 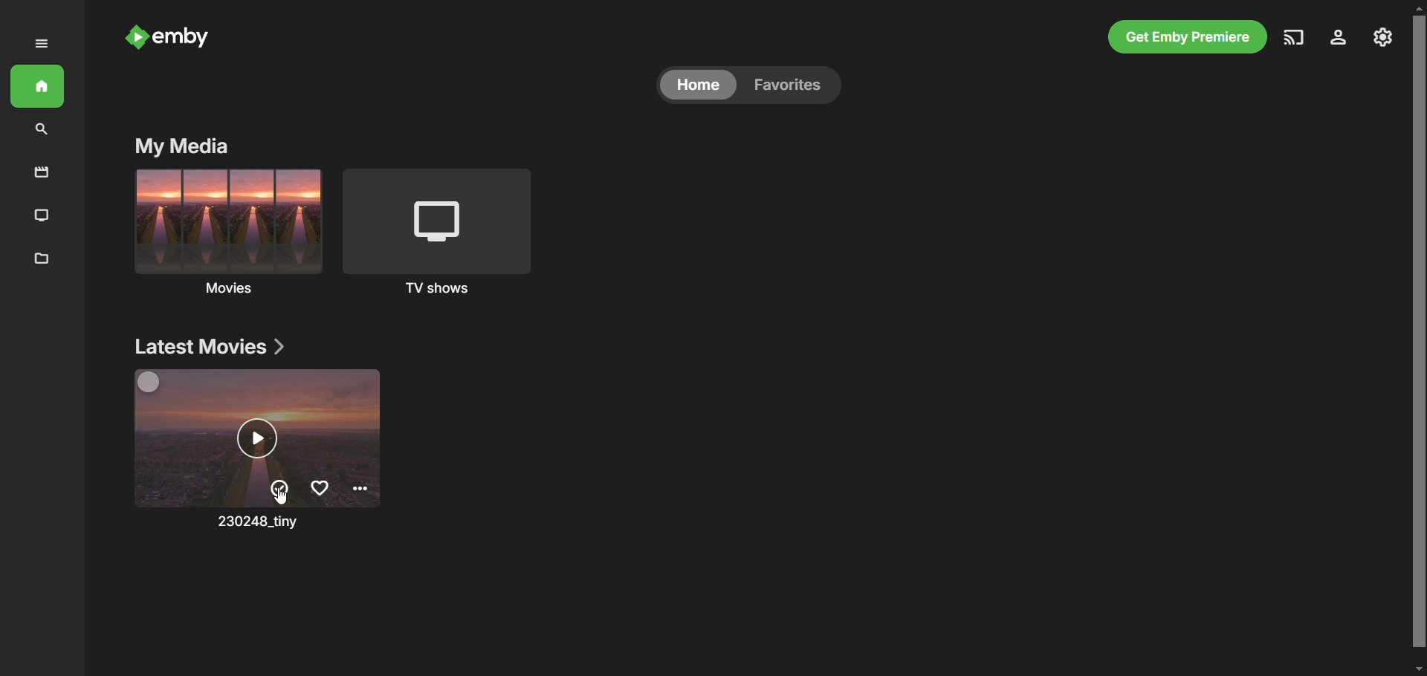 What do you see at coordinates (184, 39) in the screenshot?
I see `emby` at bounding box center [184, 39].